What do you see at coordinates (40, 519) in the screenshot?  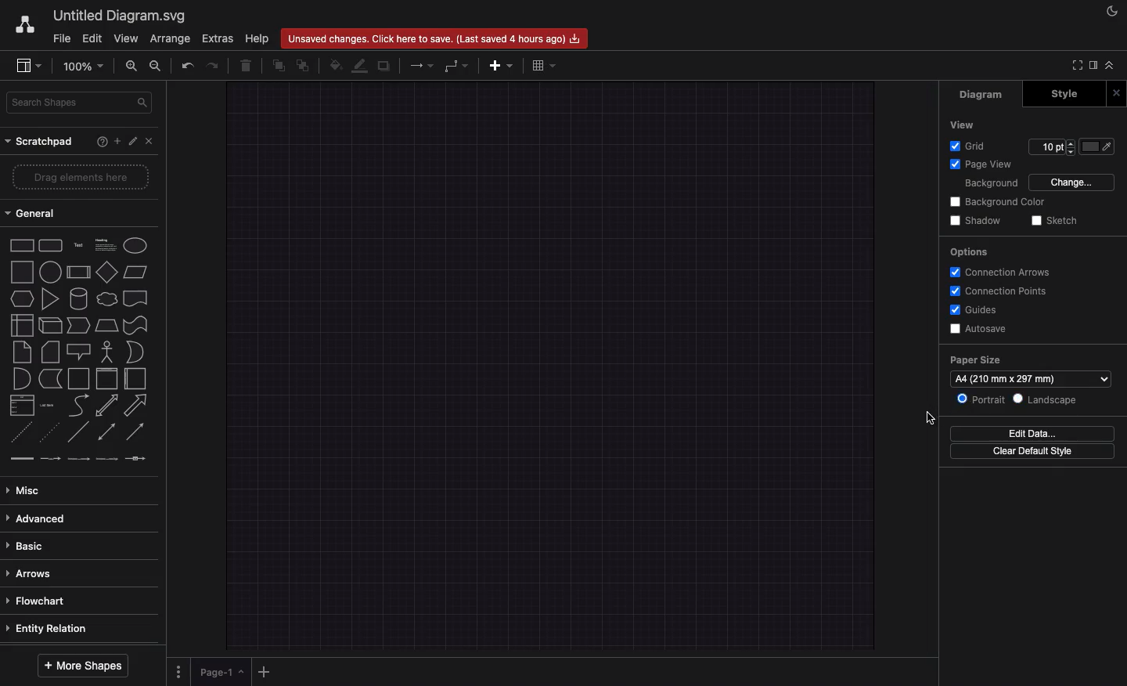 I see `Advanced` at bounding box center [40, 519].